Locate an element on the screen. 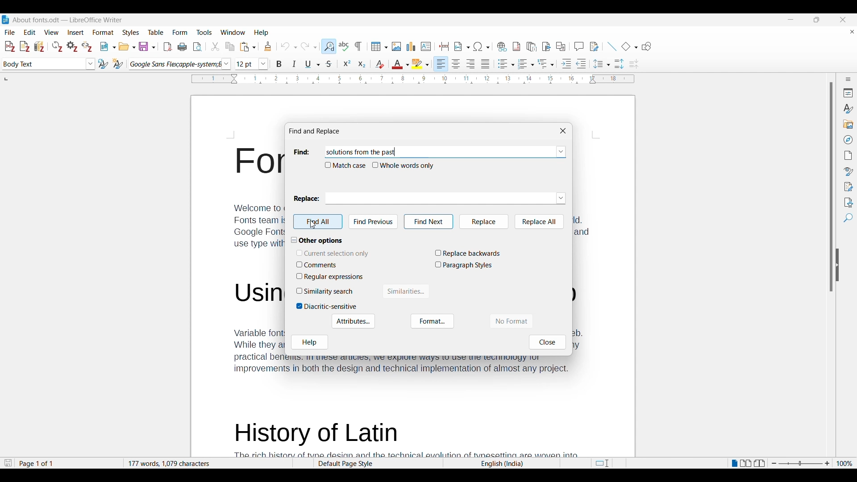 This screenshot has height=482, width=857. New and New options is located at coordinates (108, 46).